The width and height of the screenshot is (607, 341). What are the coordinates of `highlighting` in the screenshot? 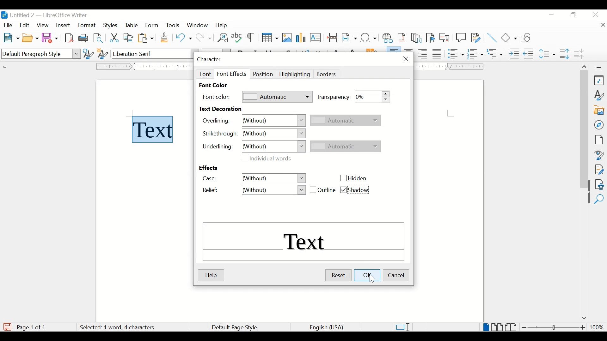 It's located at (295, 75).